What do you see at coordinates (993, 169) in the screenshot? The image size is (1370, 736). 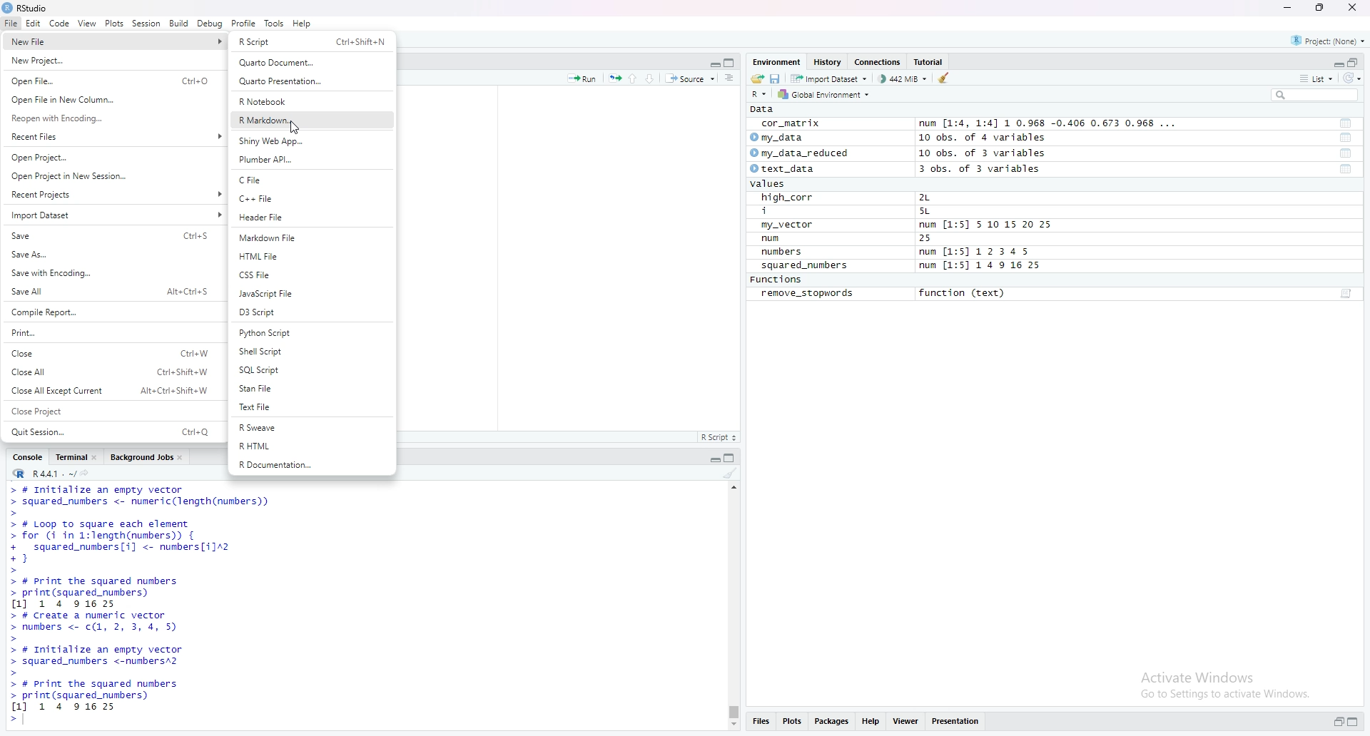 I see `3 obs. of 3 variables` at bounding box center [993, 169].